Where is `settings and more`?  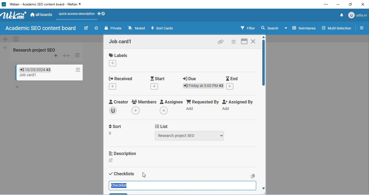
settings and more is located at coordinates (326, 5).